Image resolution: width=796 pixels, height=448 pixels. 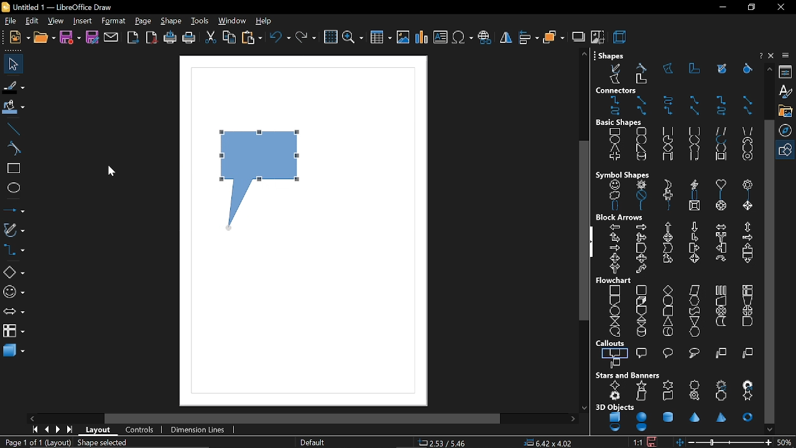 What do you see at coordinates (721, 131) in the screenshot?
I see `parallelogram` at bounding box center [721, 131].